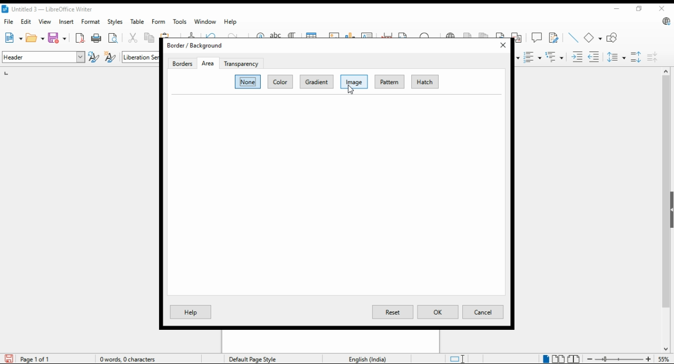 This screenshot has width=674, height=364. I want to click on undo, so click(214, 35).